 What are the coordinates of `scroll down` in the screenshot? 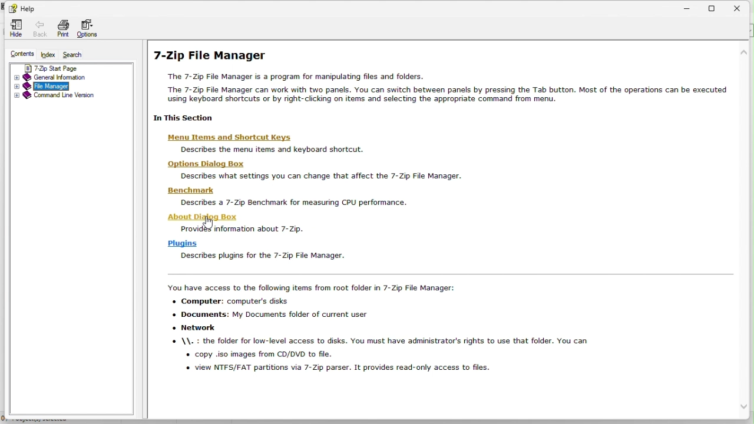 It's located at (746, 407).